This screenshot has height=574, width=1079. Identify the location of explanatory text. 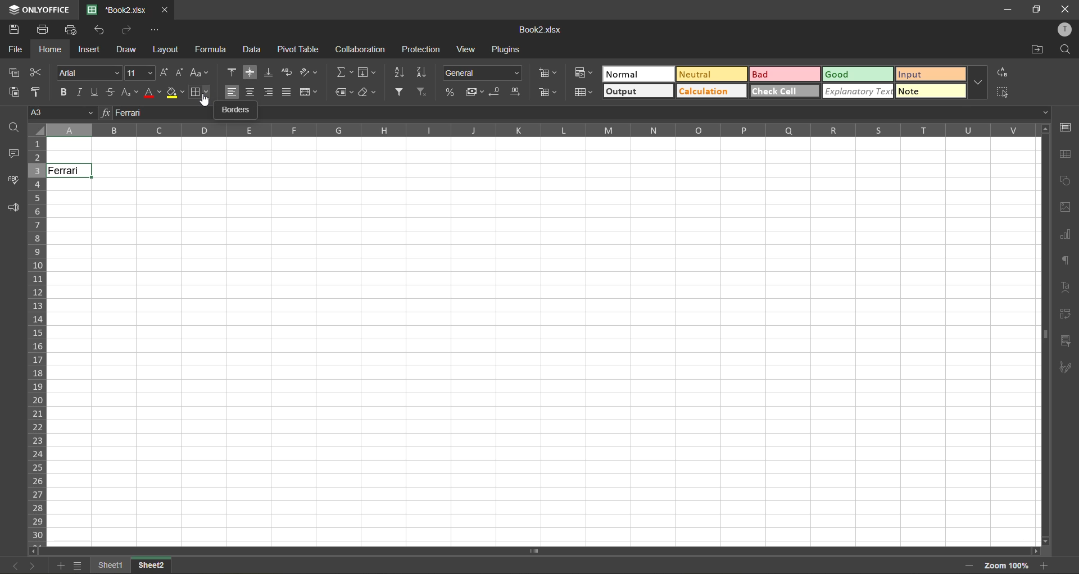
(858, 91).